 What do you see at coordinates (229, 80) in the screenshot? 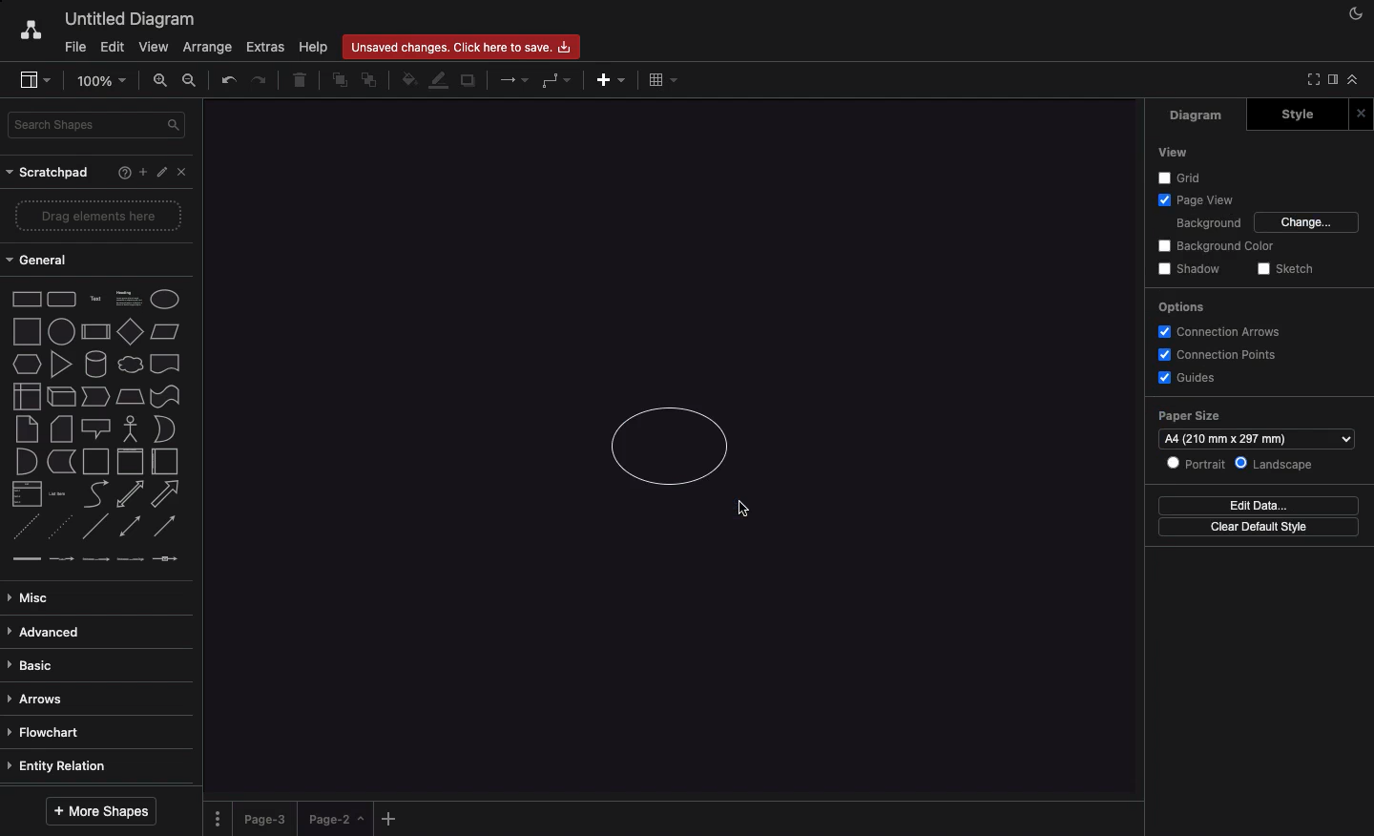
I see `Undo` at bounding box center [229, 80].